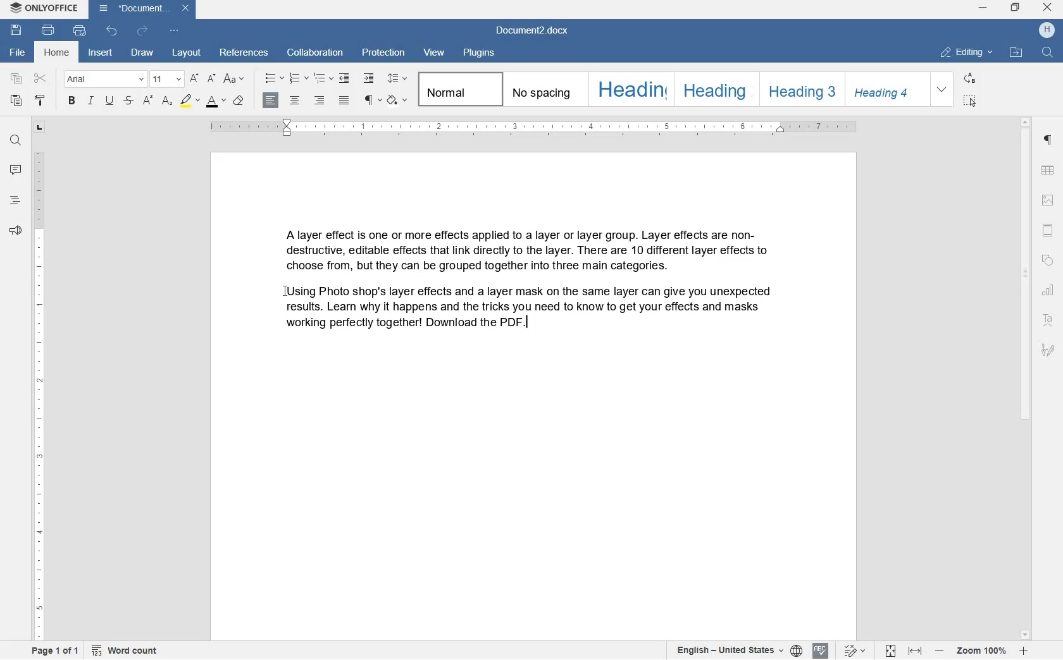 This screenshot has height=660, width=1063. What do you see at coordinates (969, 101) in the screenshot?
I see `SELECT ALL` at bounding box center [969, 101].